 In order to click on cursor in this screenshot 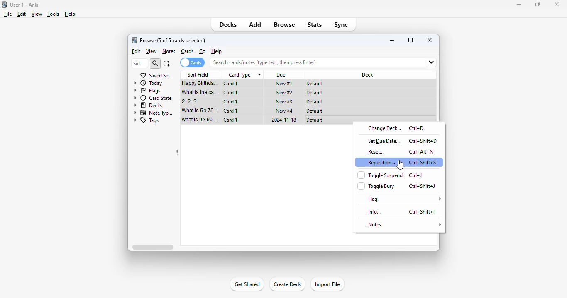, I will do `click(400, 165)`.